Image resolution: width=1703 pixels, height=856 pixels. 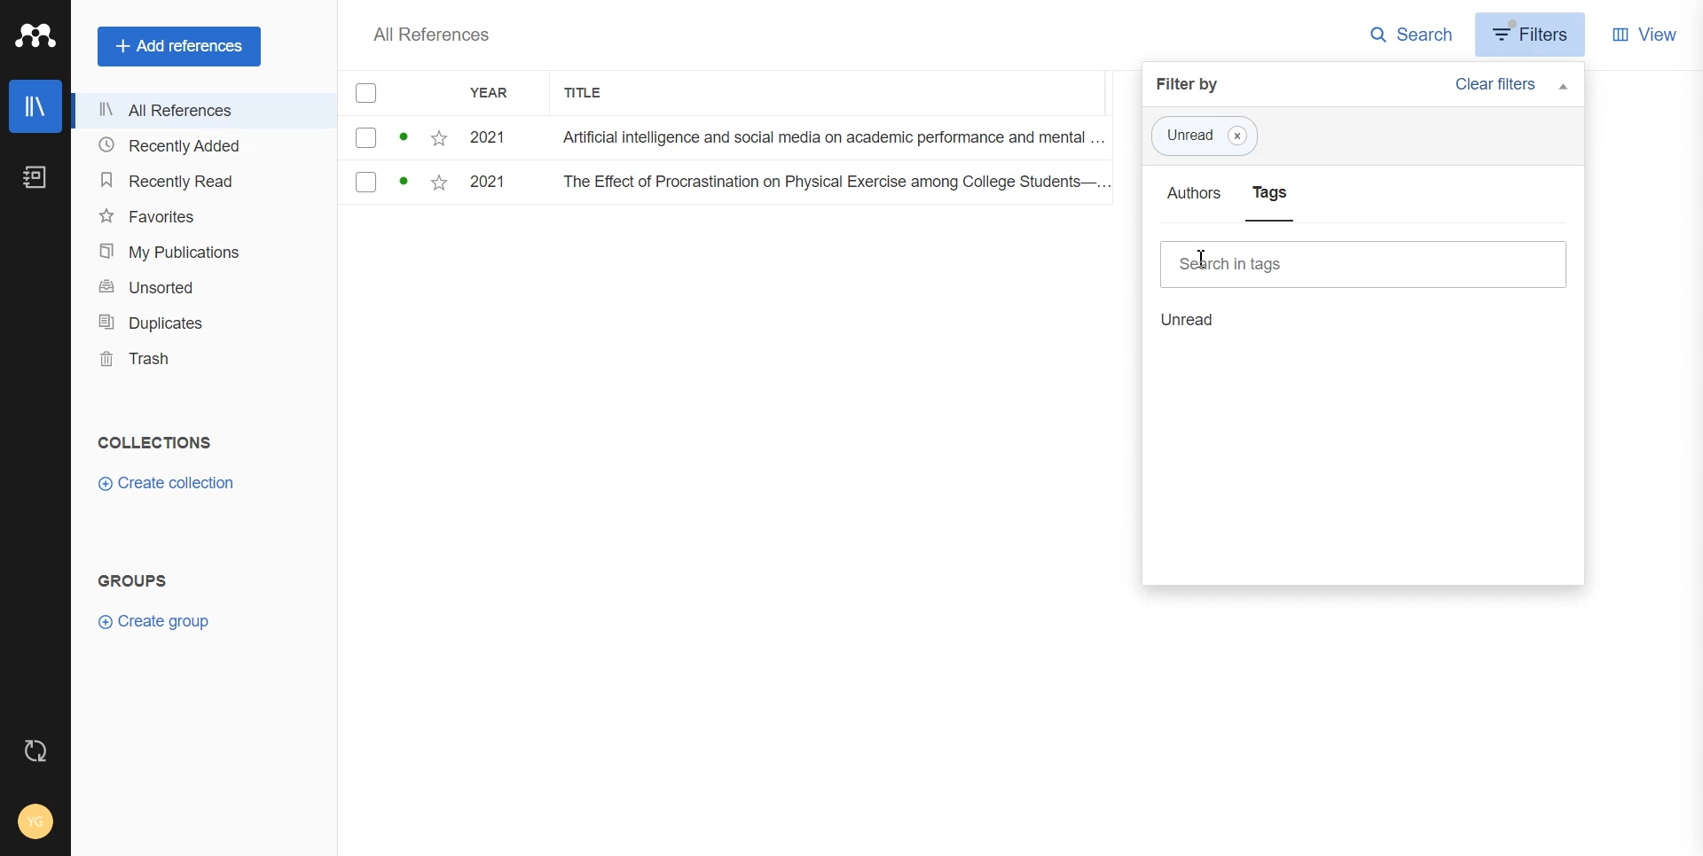 What do you see at coordinates (494, 138) in the screenshot?
I see `2021` at bounding box center [494, 138].